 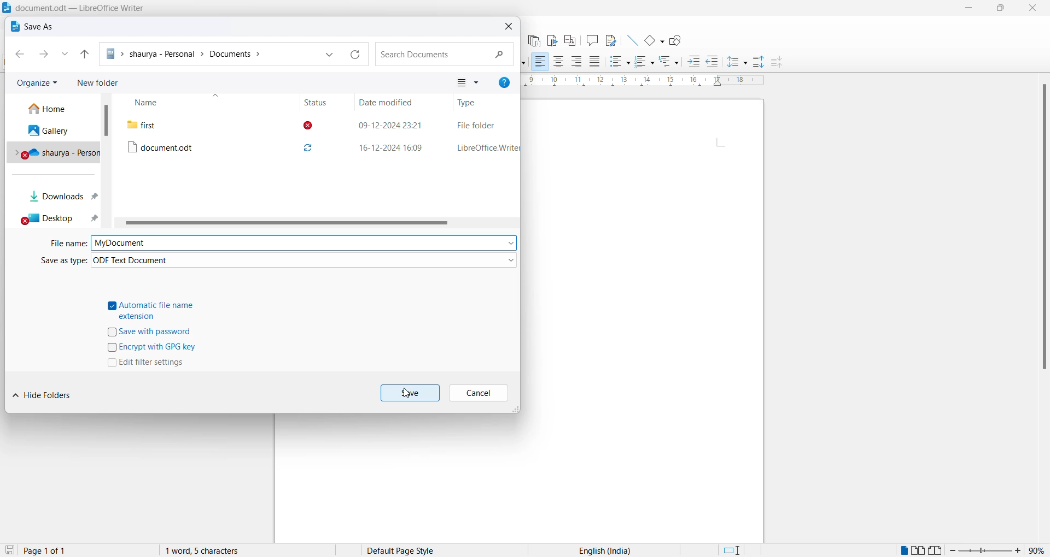 What do you see at coordinates (62, 199) in the screenshot?
I see `Downloads` at bounding box center [62, 199].